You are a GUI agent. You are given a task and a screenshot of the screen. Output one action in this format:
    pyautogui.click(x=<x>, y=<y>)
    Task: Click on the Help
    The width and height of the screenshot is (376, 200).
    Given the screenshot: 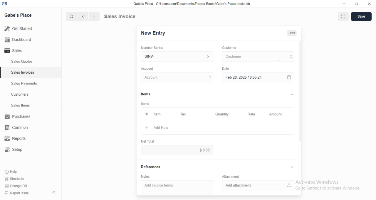 What is the action you would take?
    pyautogui.click(x=17, y=171)
    